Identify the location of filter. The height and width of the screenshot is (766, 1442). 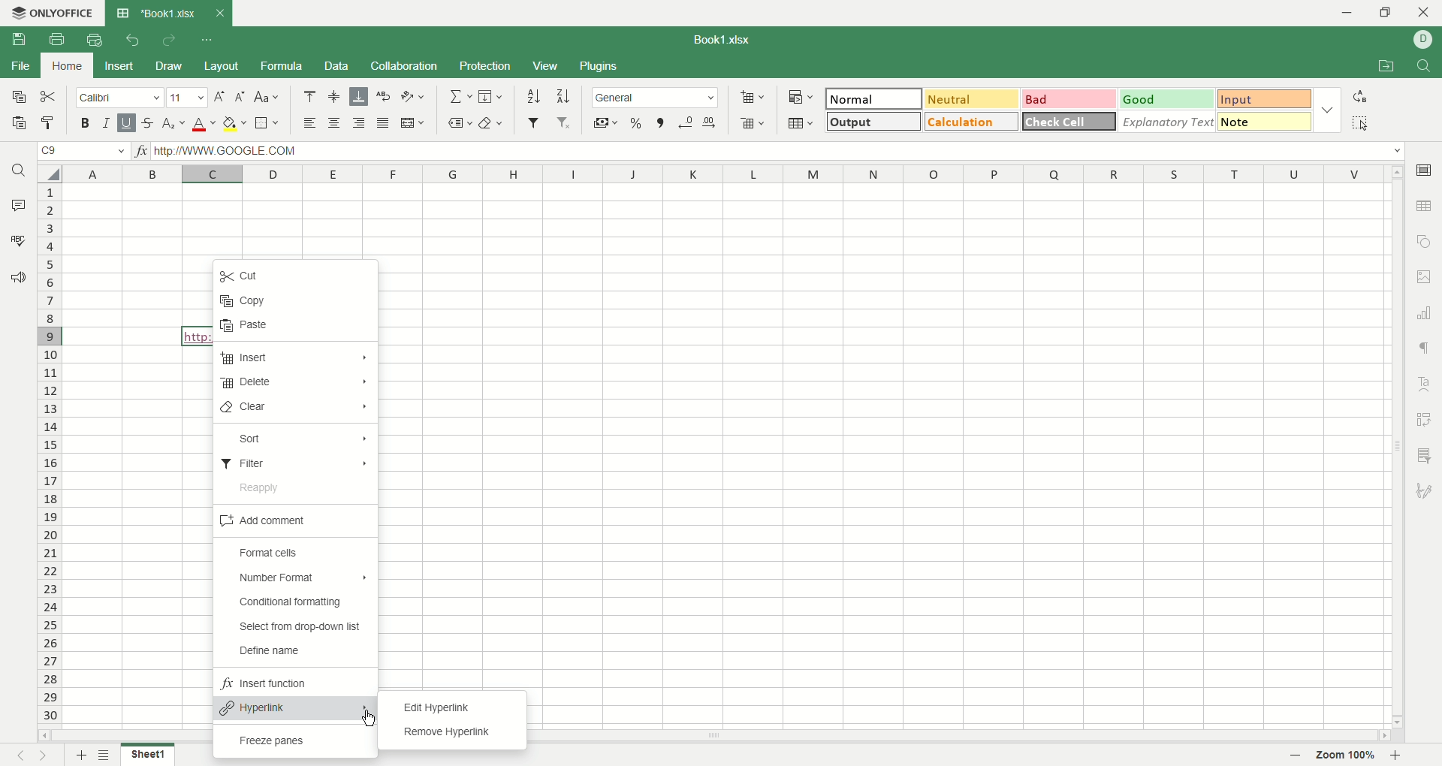
(533, 122).